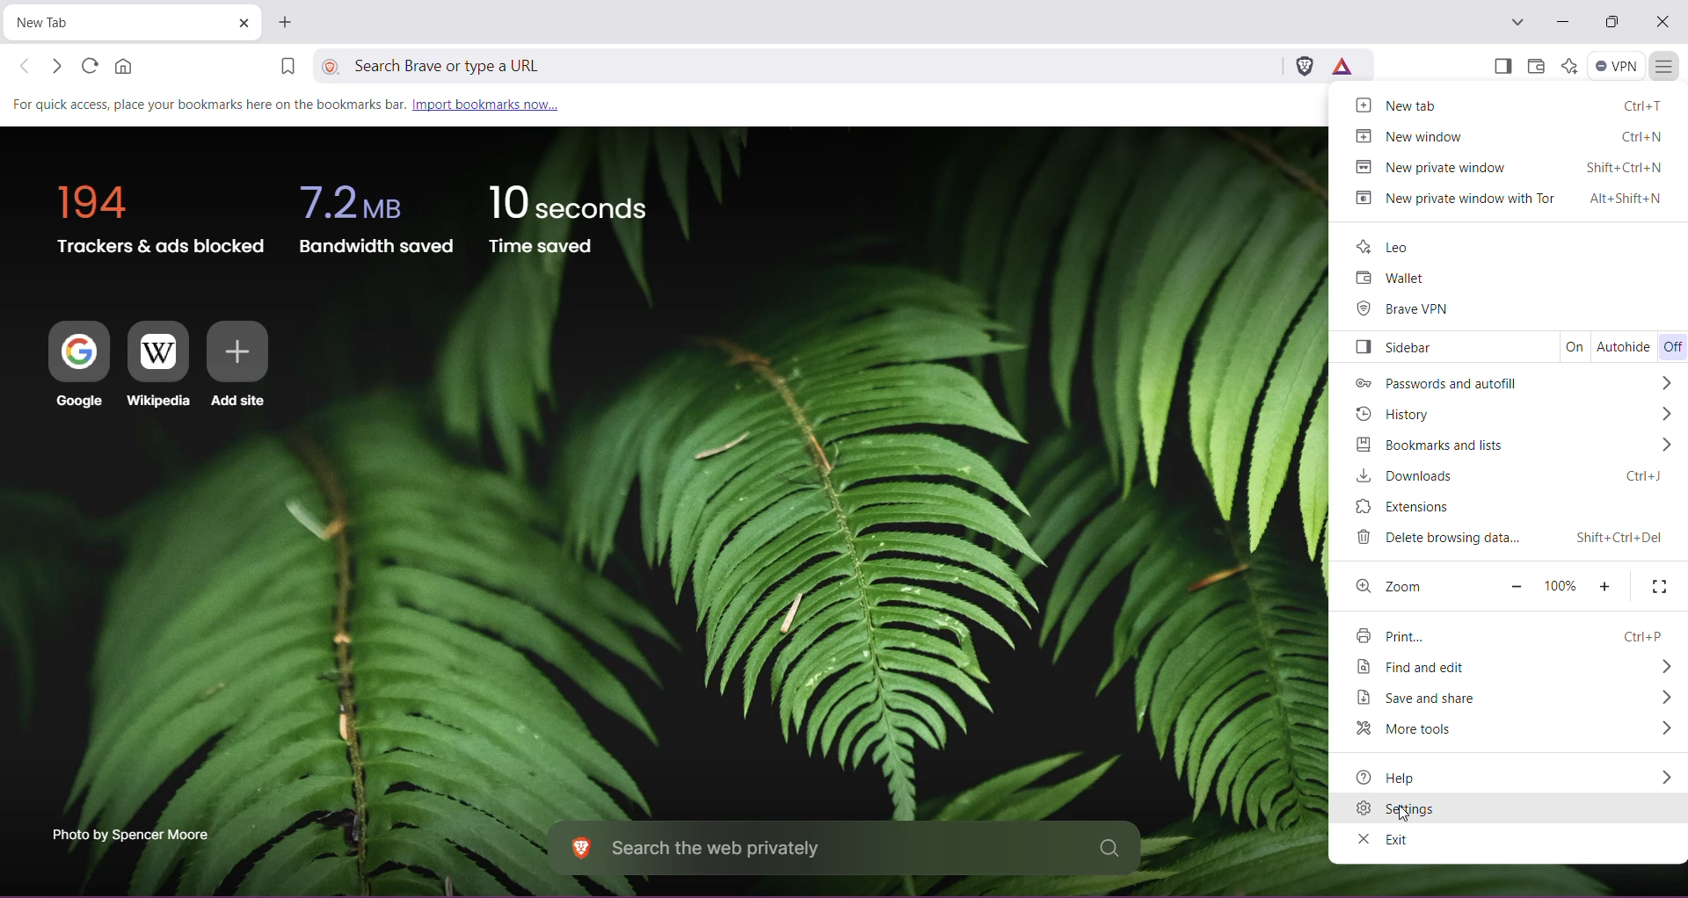  What do you see at coordinates (1504, 166) in the screenshot?
I see `New private window` at bounding box center [1504, 166].